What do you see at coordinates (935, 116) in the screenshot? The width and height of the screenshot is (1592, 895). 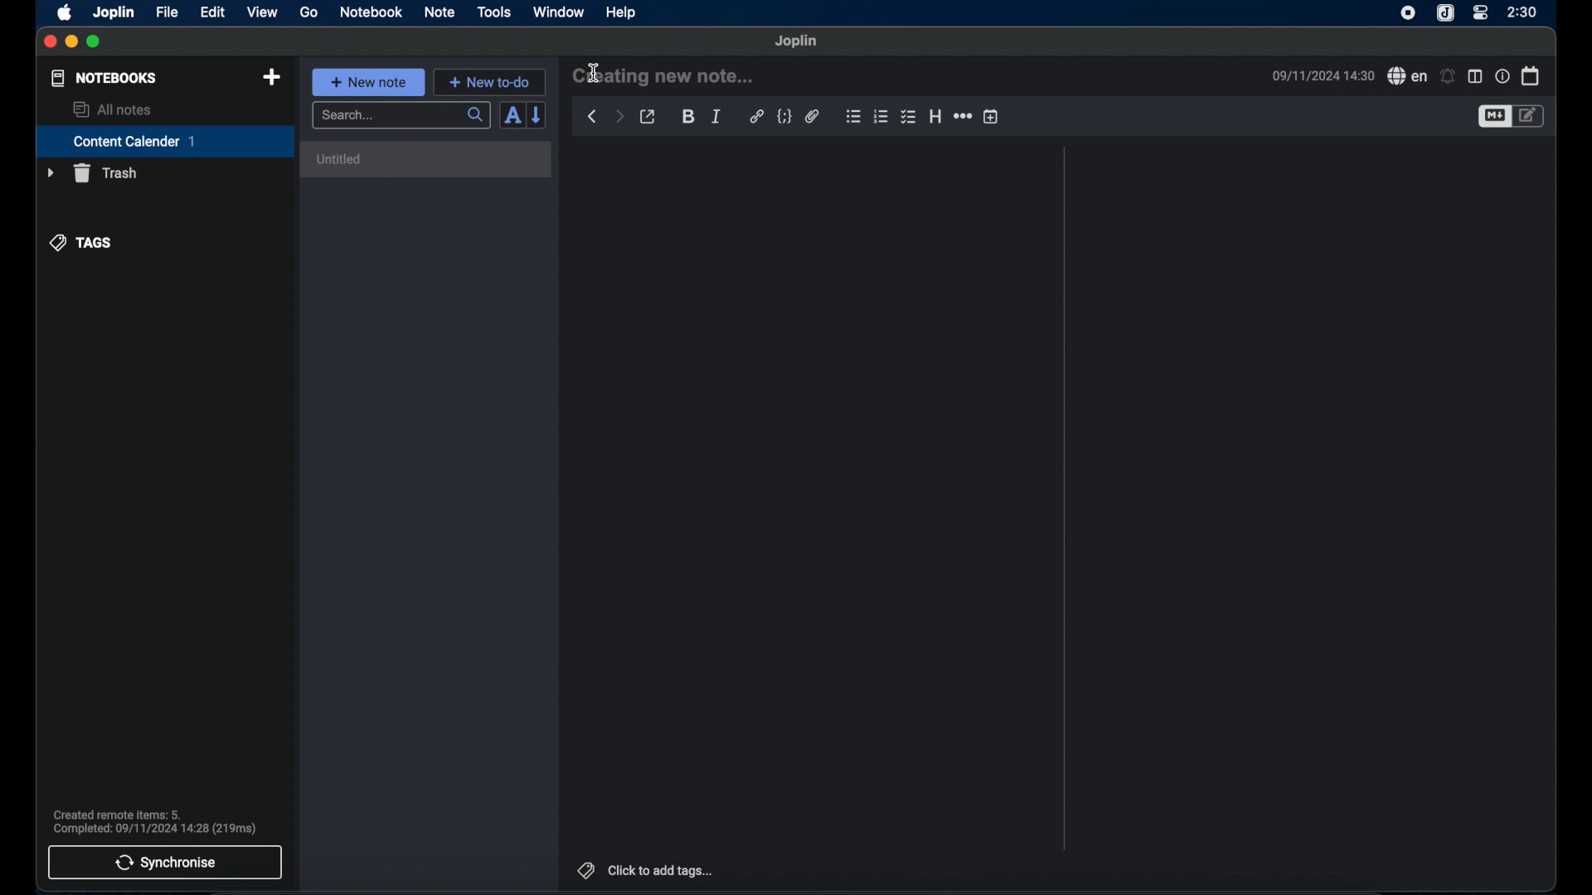 I see `heading` at bounding box center [935, 116].